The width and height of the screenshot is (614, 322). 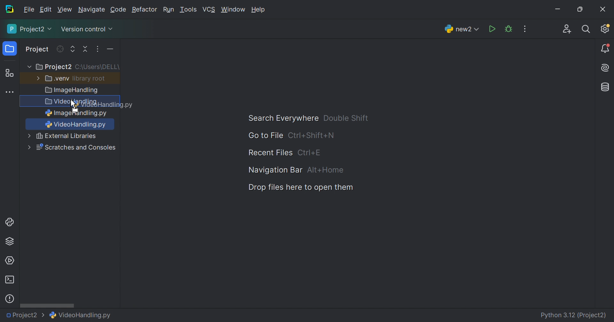 I want to click on VideiHandling.py, so click(x=77, y=124).